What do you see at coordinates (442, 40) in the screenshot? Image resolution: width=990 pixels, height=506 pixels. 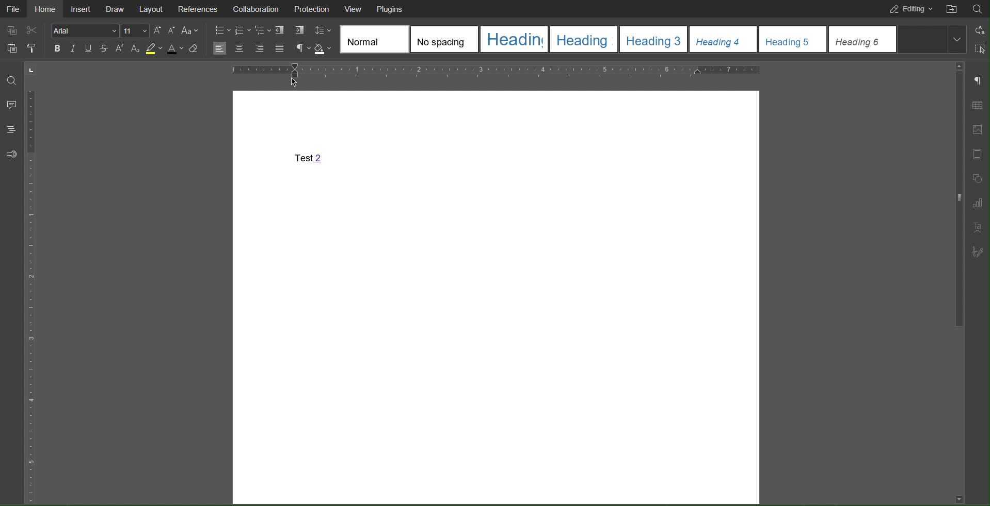 I see `No Spacing` at bounding box center [442, 40].